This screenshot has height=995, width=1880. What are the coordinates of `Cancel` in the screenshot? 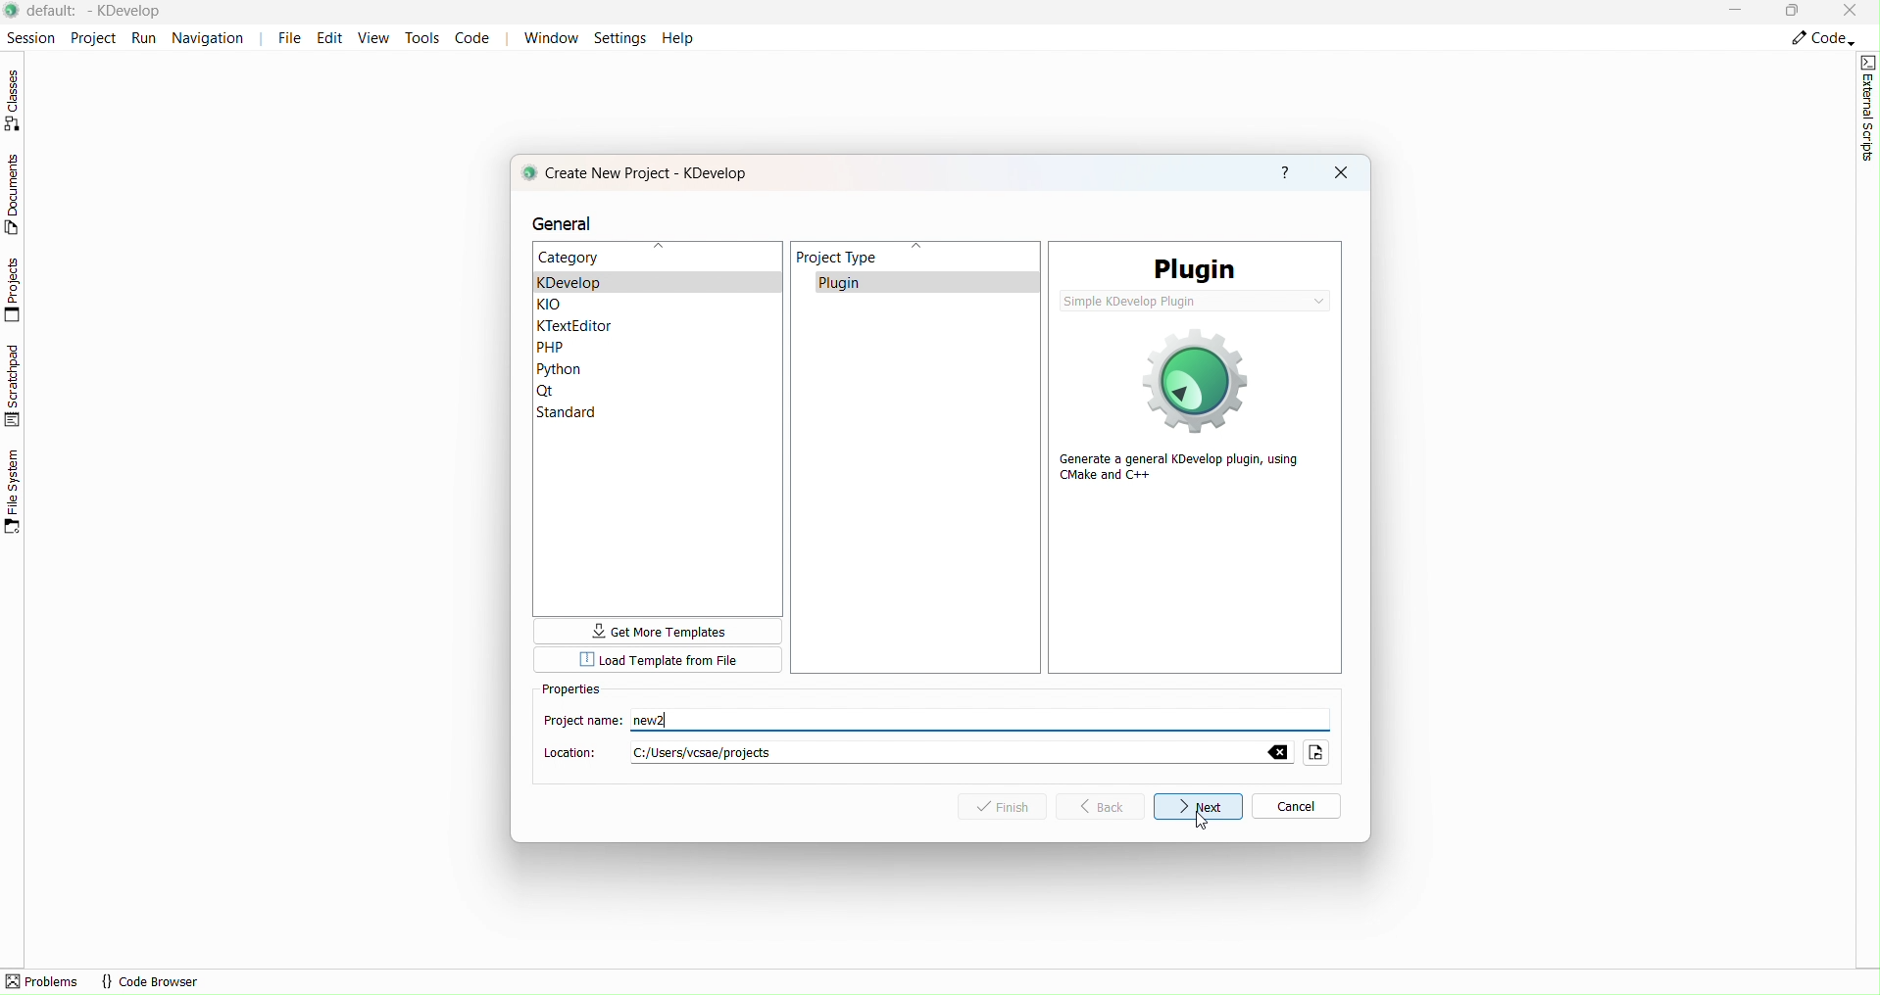 It's located at (1295, 809).